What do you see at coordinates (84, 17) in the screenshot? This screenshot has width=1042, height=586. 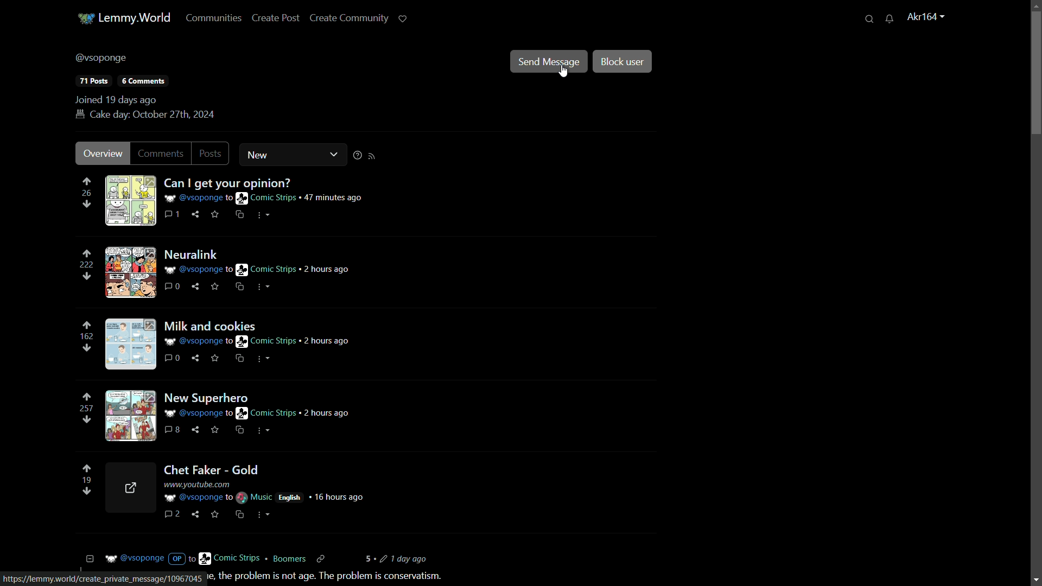 I see `community icon` at bounding box center [84, 17].